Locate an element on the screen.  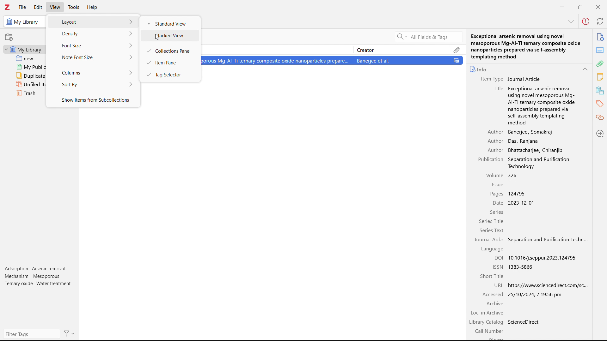
tag selector is located at coordinates (169, 74).